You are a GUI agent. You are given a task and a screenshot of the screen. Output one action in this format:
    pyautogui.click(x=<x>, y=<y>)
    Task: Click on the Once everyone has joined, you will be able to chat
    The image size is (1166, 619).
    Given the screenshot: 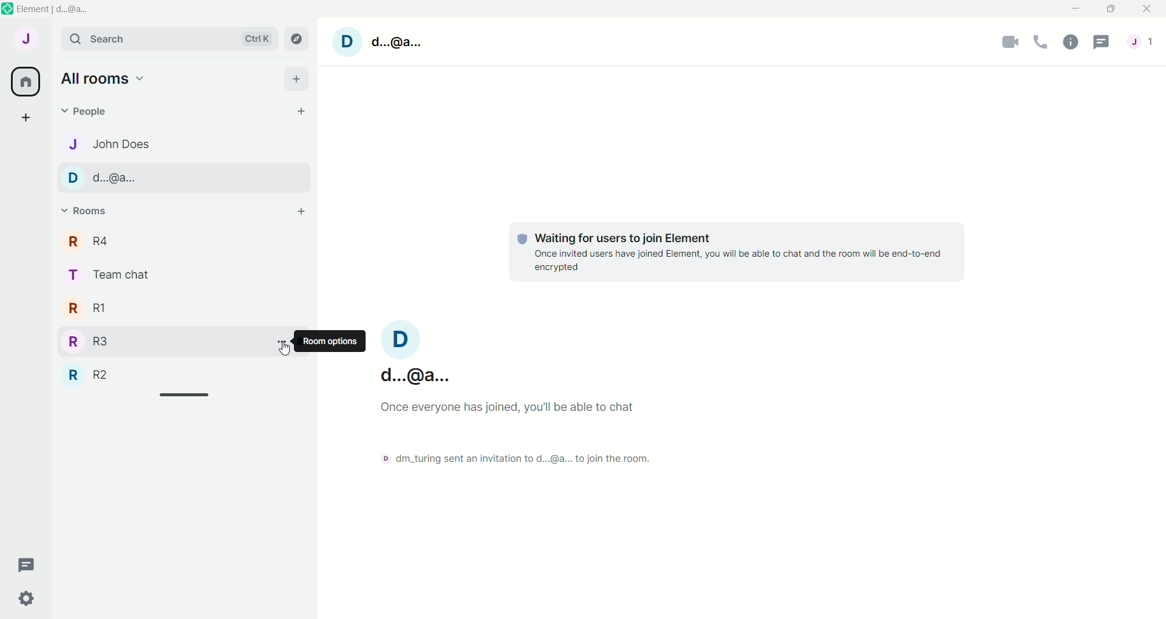 What is the action you would take?
    pyautogui.click(x=505, y=408)
    